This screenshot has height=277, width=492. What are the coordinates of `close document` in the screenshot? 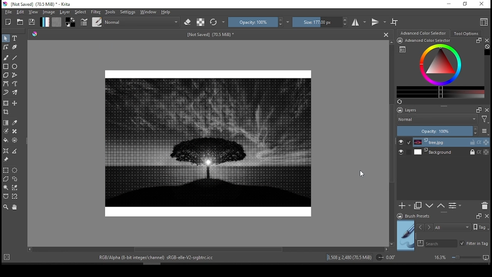 It's located at (386, 34).